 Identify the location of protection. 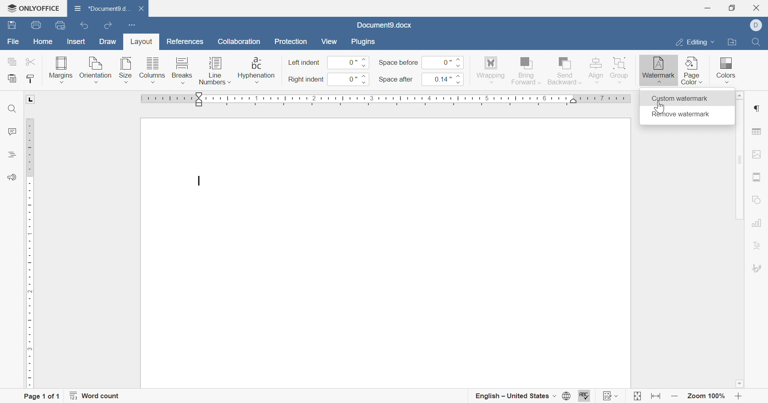
(291, 43).